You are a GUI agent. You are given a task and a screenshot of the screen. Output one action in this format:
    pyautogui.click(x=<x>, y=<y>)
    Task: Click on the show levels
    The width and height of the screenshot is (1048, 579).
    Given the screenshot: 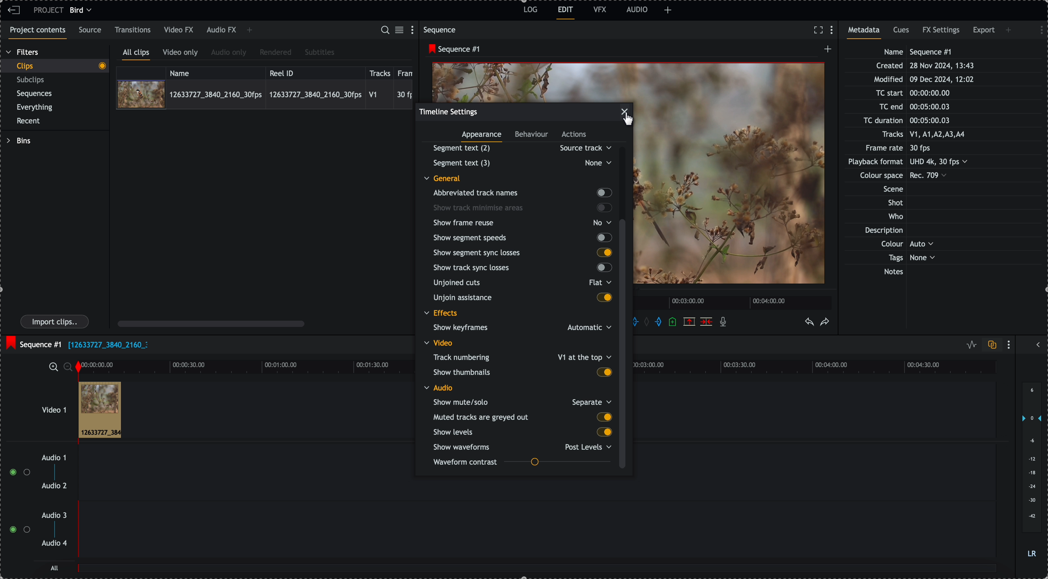 What is the action you would take?
    pyautogui.click(x=521, y=432)
    